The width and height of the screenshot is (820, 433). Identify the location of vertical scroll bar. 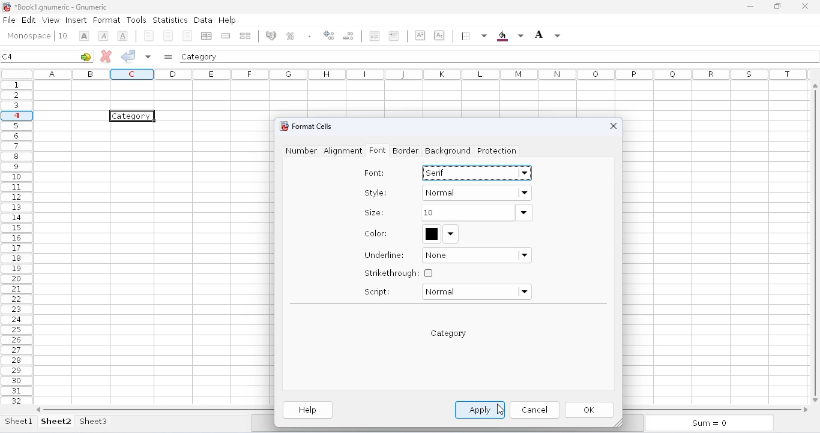
(817, 241).